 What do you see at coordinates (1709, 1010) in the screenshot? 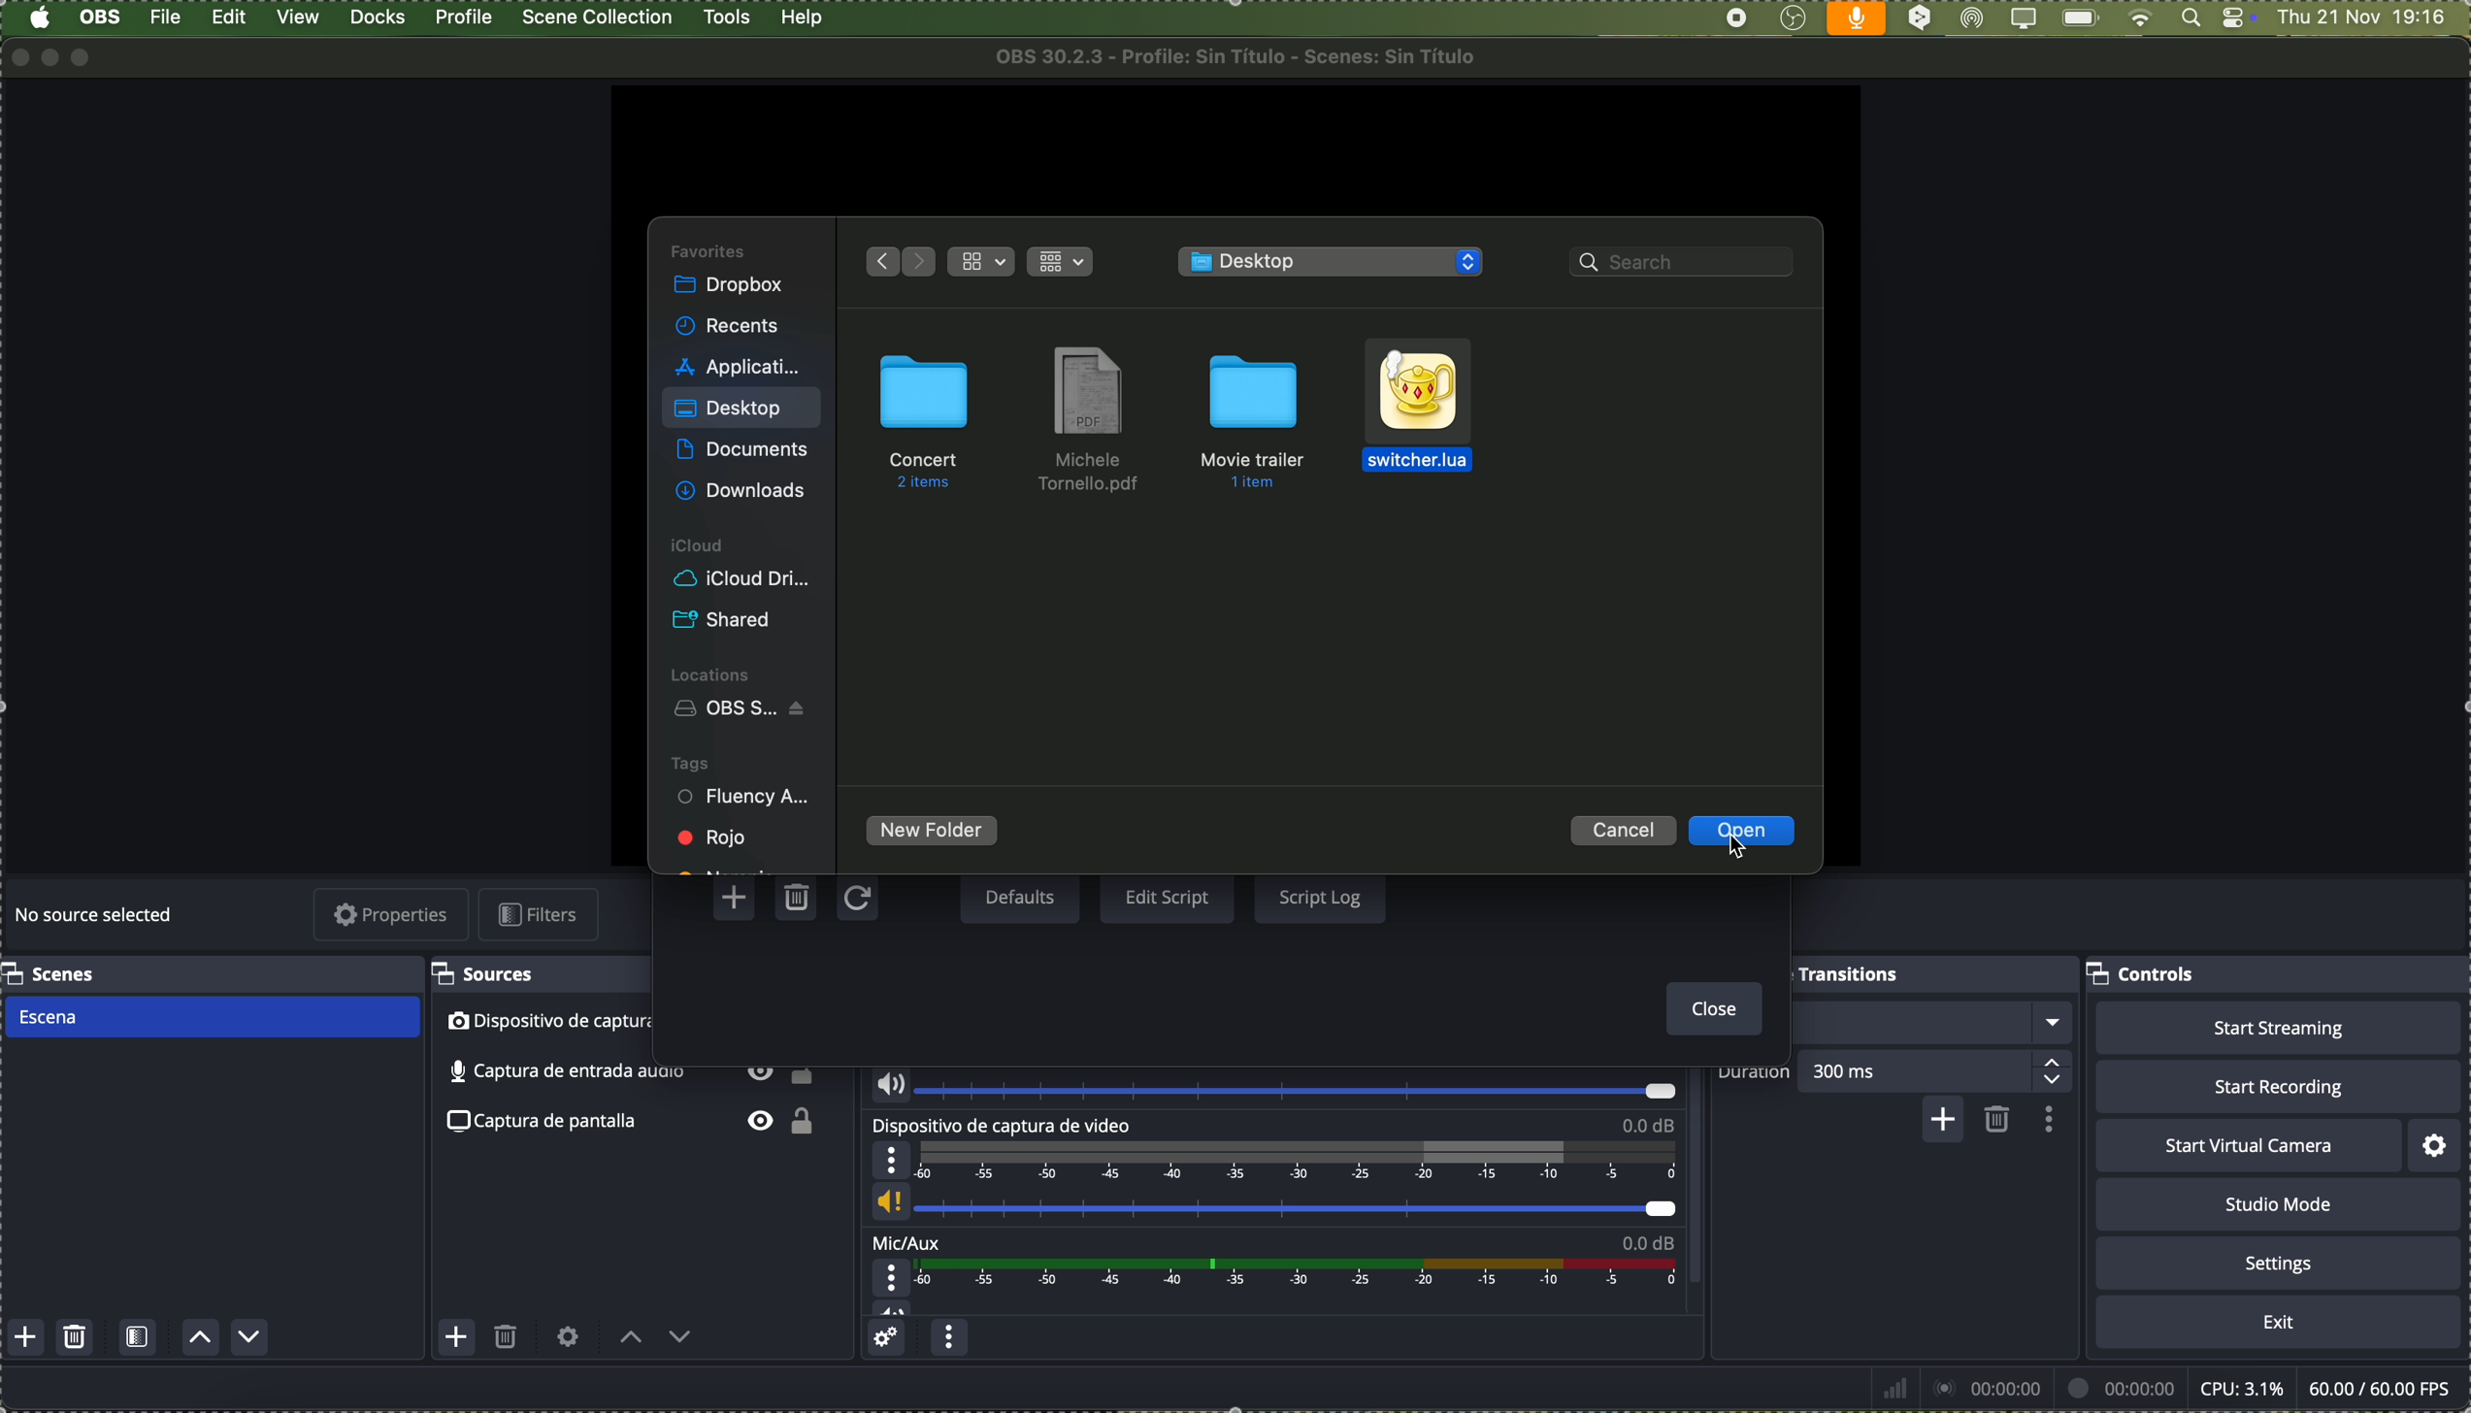
I see `close` at bounding box center [1709, 1010].